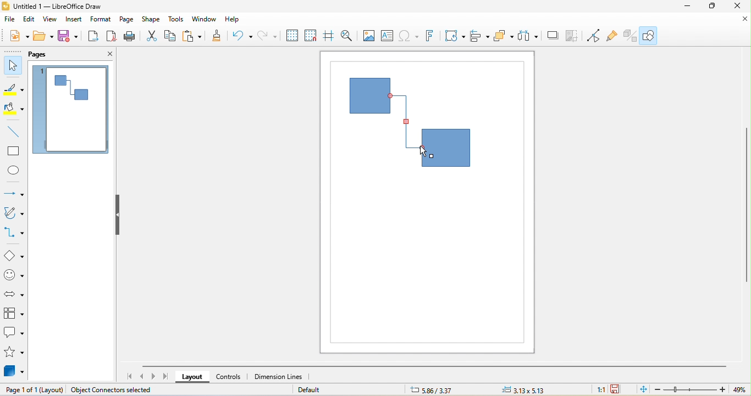 The width and height of the screenshot is (751, 396). I want to click on controls, so click(229, 378).